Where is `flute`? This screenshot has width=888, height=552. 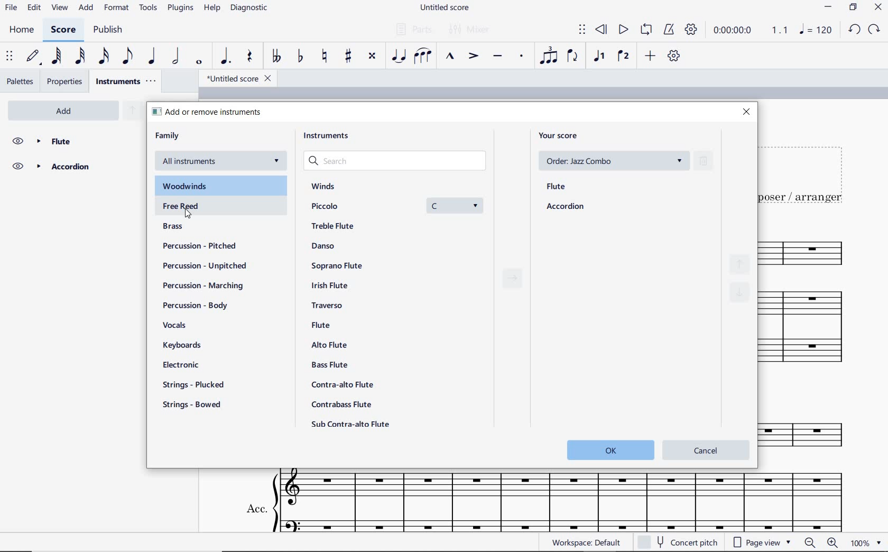 flute is located at coordinates (557, 187).